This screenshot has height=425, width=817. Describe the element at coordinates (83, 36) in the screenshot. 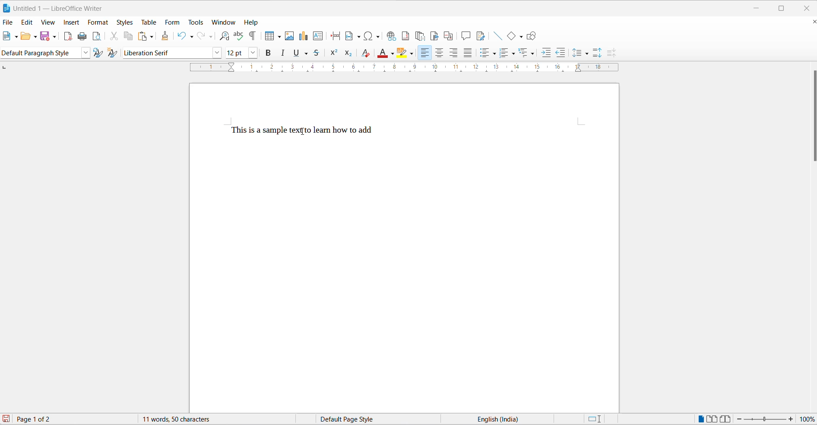

I see `print` at that location.